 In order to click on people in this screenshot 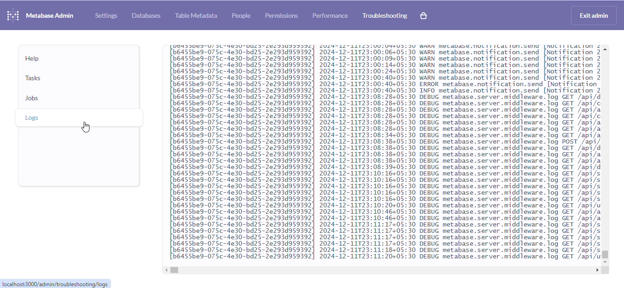, I will do `click(241, 15)`.